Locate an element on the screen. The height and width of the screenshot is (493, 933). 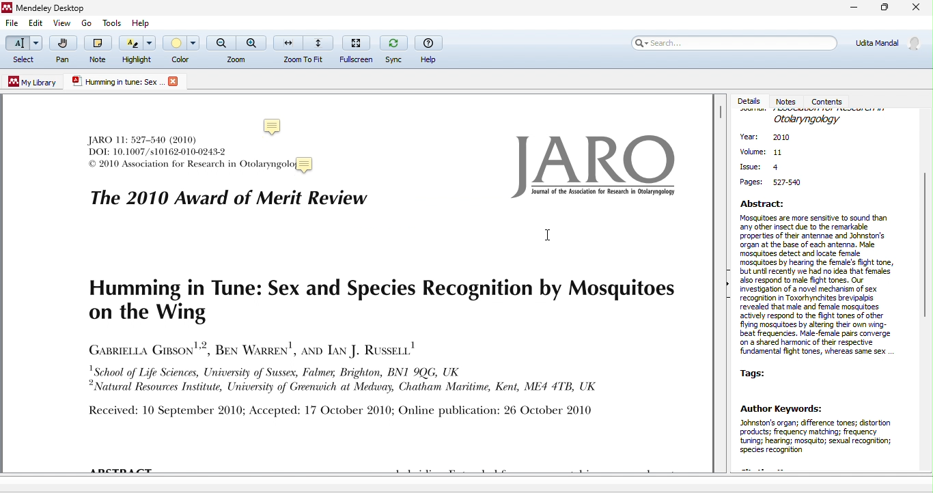
tags is located at coordinates (759, 373).